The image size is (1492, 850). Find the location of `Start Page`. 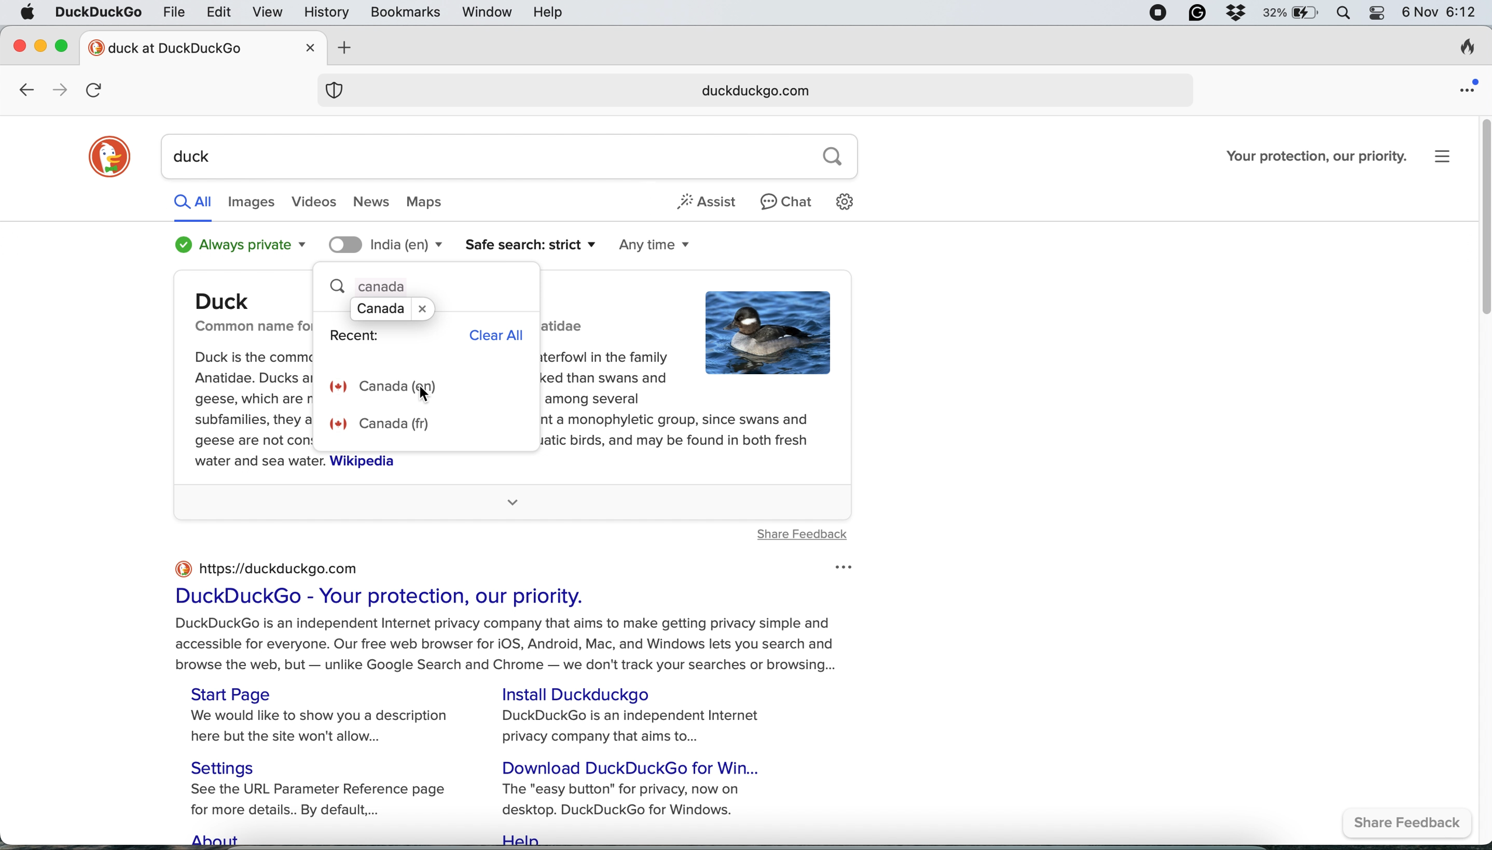

Start Page is located at coordinates (235, 694).